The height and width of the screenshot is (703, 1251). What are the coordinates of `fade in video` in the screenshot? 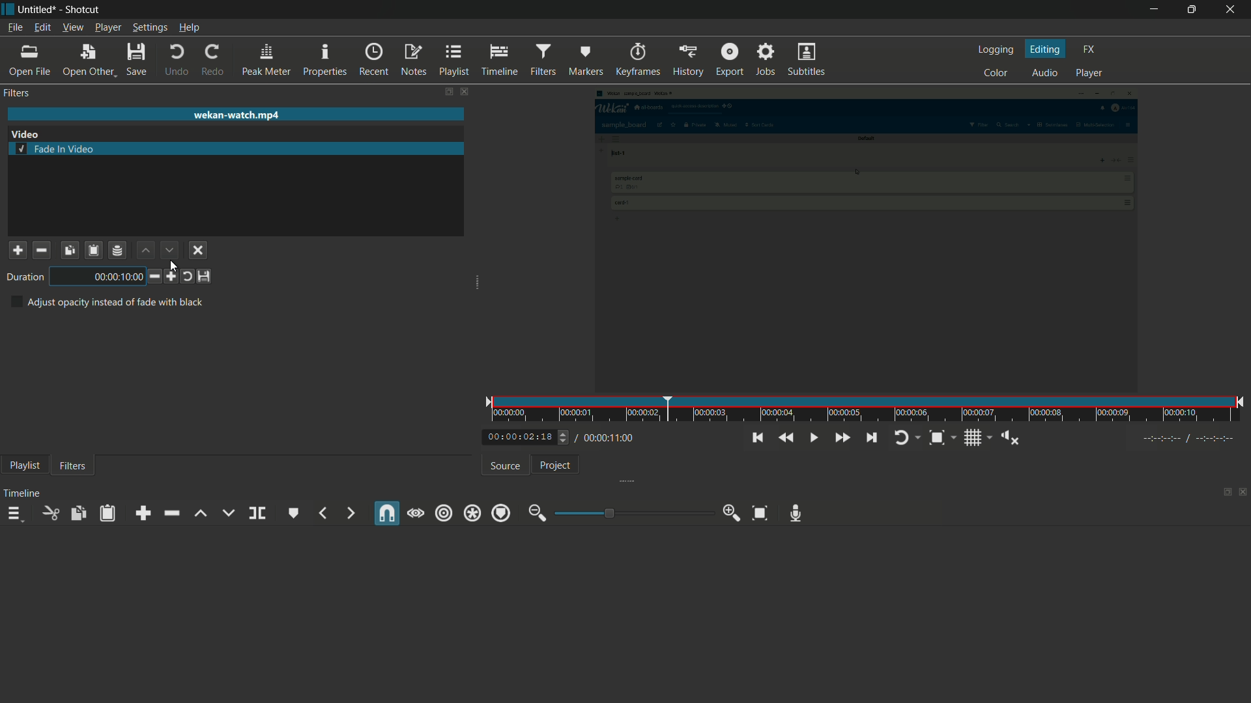 It's located at (57, 148).